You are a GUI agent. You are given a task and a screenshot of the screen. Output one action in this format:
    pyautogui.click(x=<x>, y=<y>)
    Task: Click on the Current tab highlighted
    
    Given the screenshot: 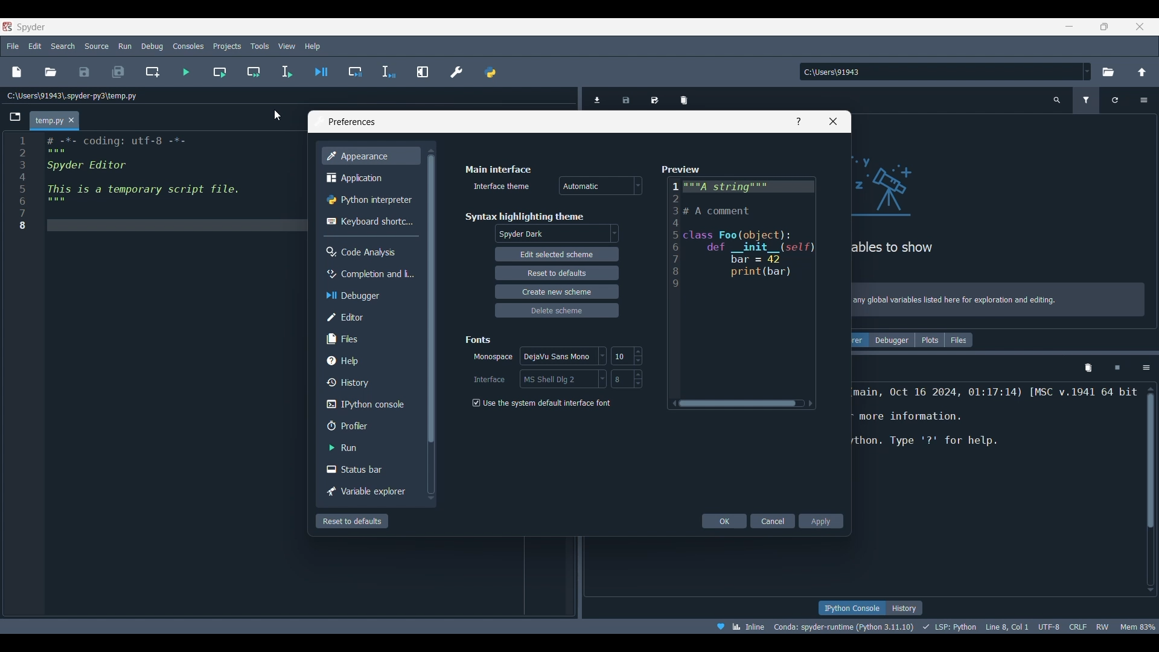 What is the action you would take?
    pyautogui.click(x=46, y=121)
    